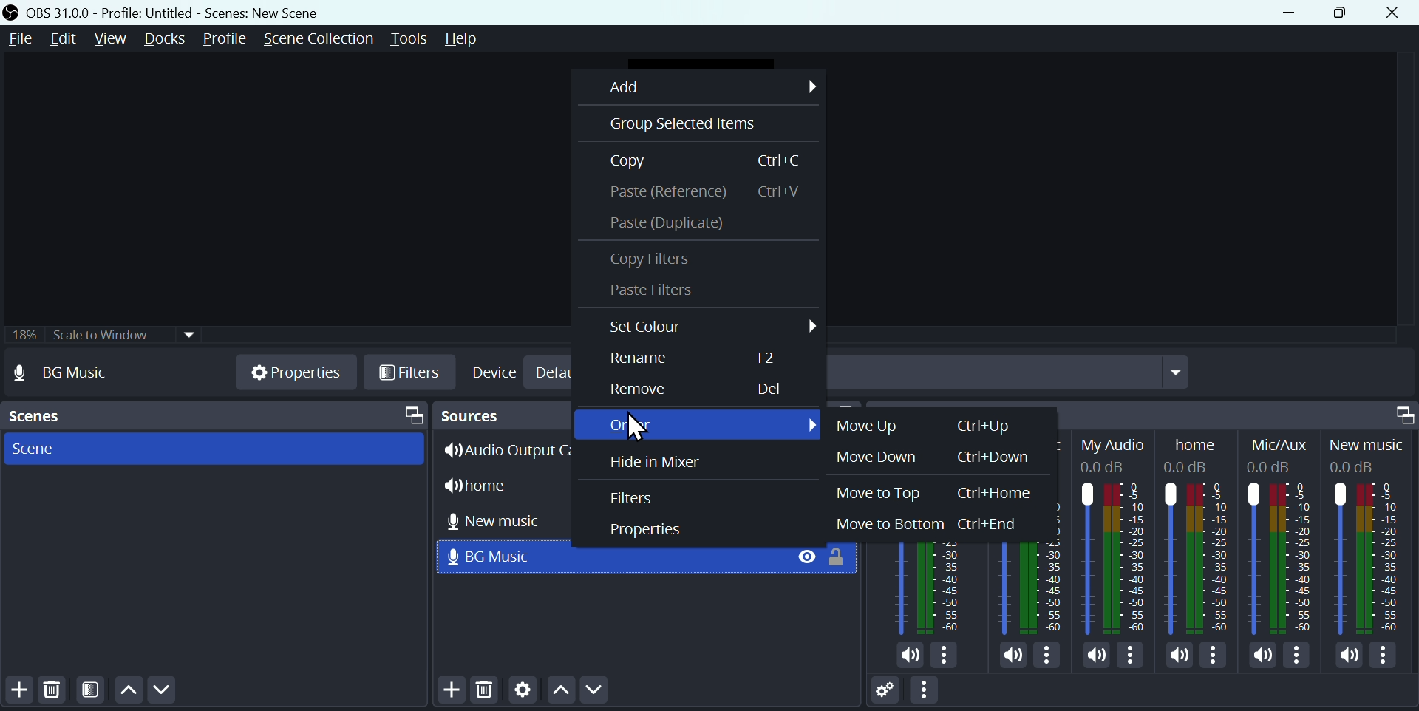  What do you see at coordinates (1028, 587) in the screenshot?
I see `BG Music` at bounding box center [1028, 587].